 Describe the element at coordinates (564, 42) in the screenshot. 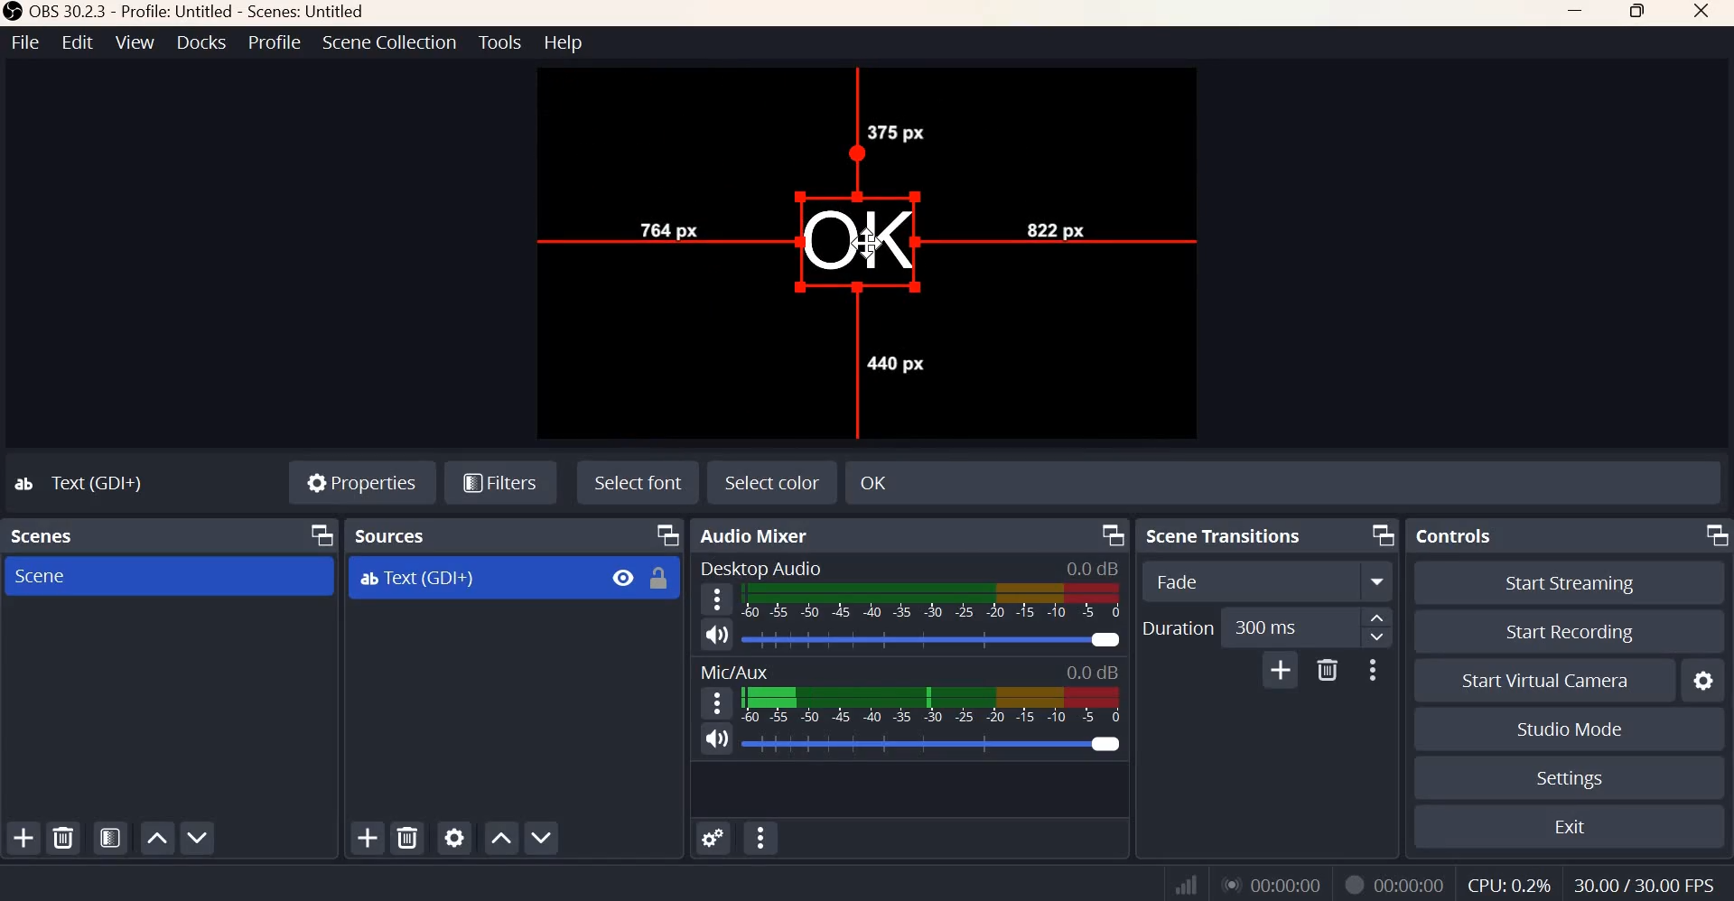

I see `Help` at that location.